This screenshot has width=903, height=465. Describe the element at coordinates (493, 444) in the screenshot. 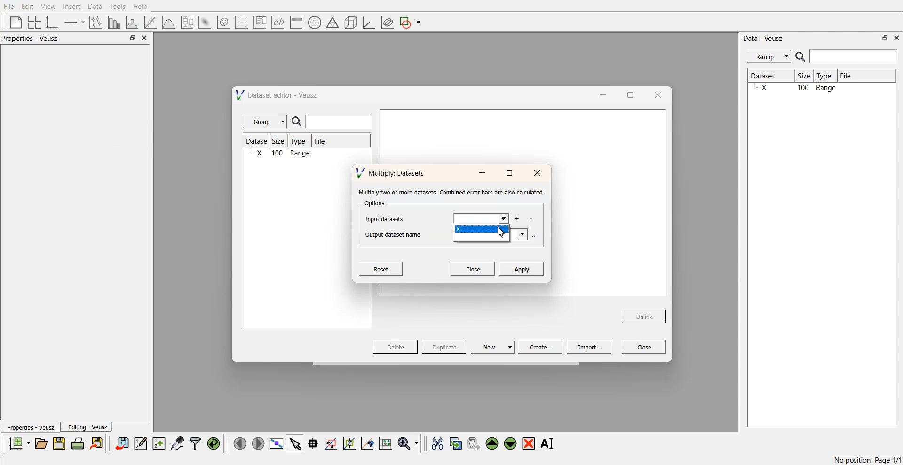

I see `move the selected widgets up` at that location.